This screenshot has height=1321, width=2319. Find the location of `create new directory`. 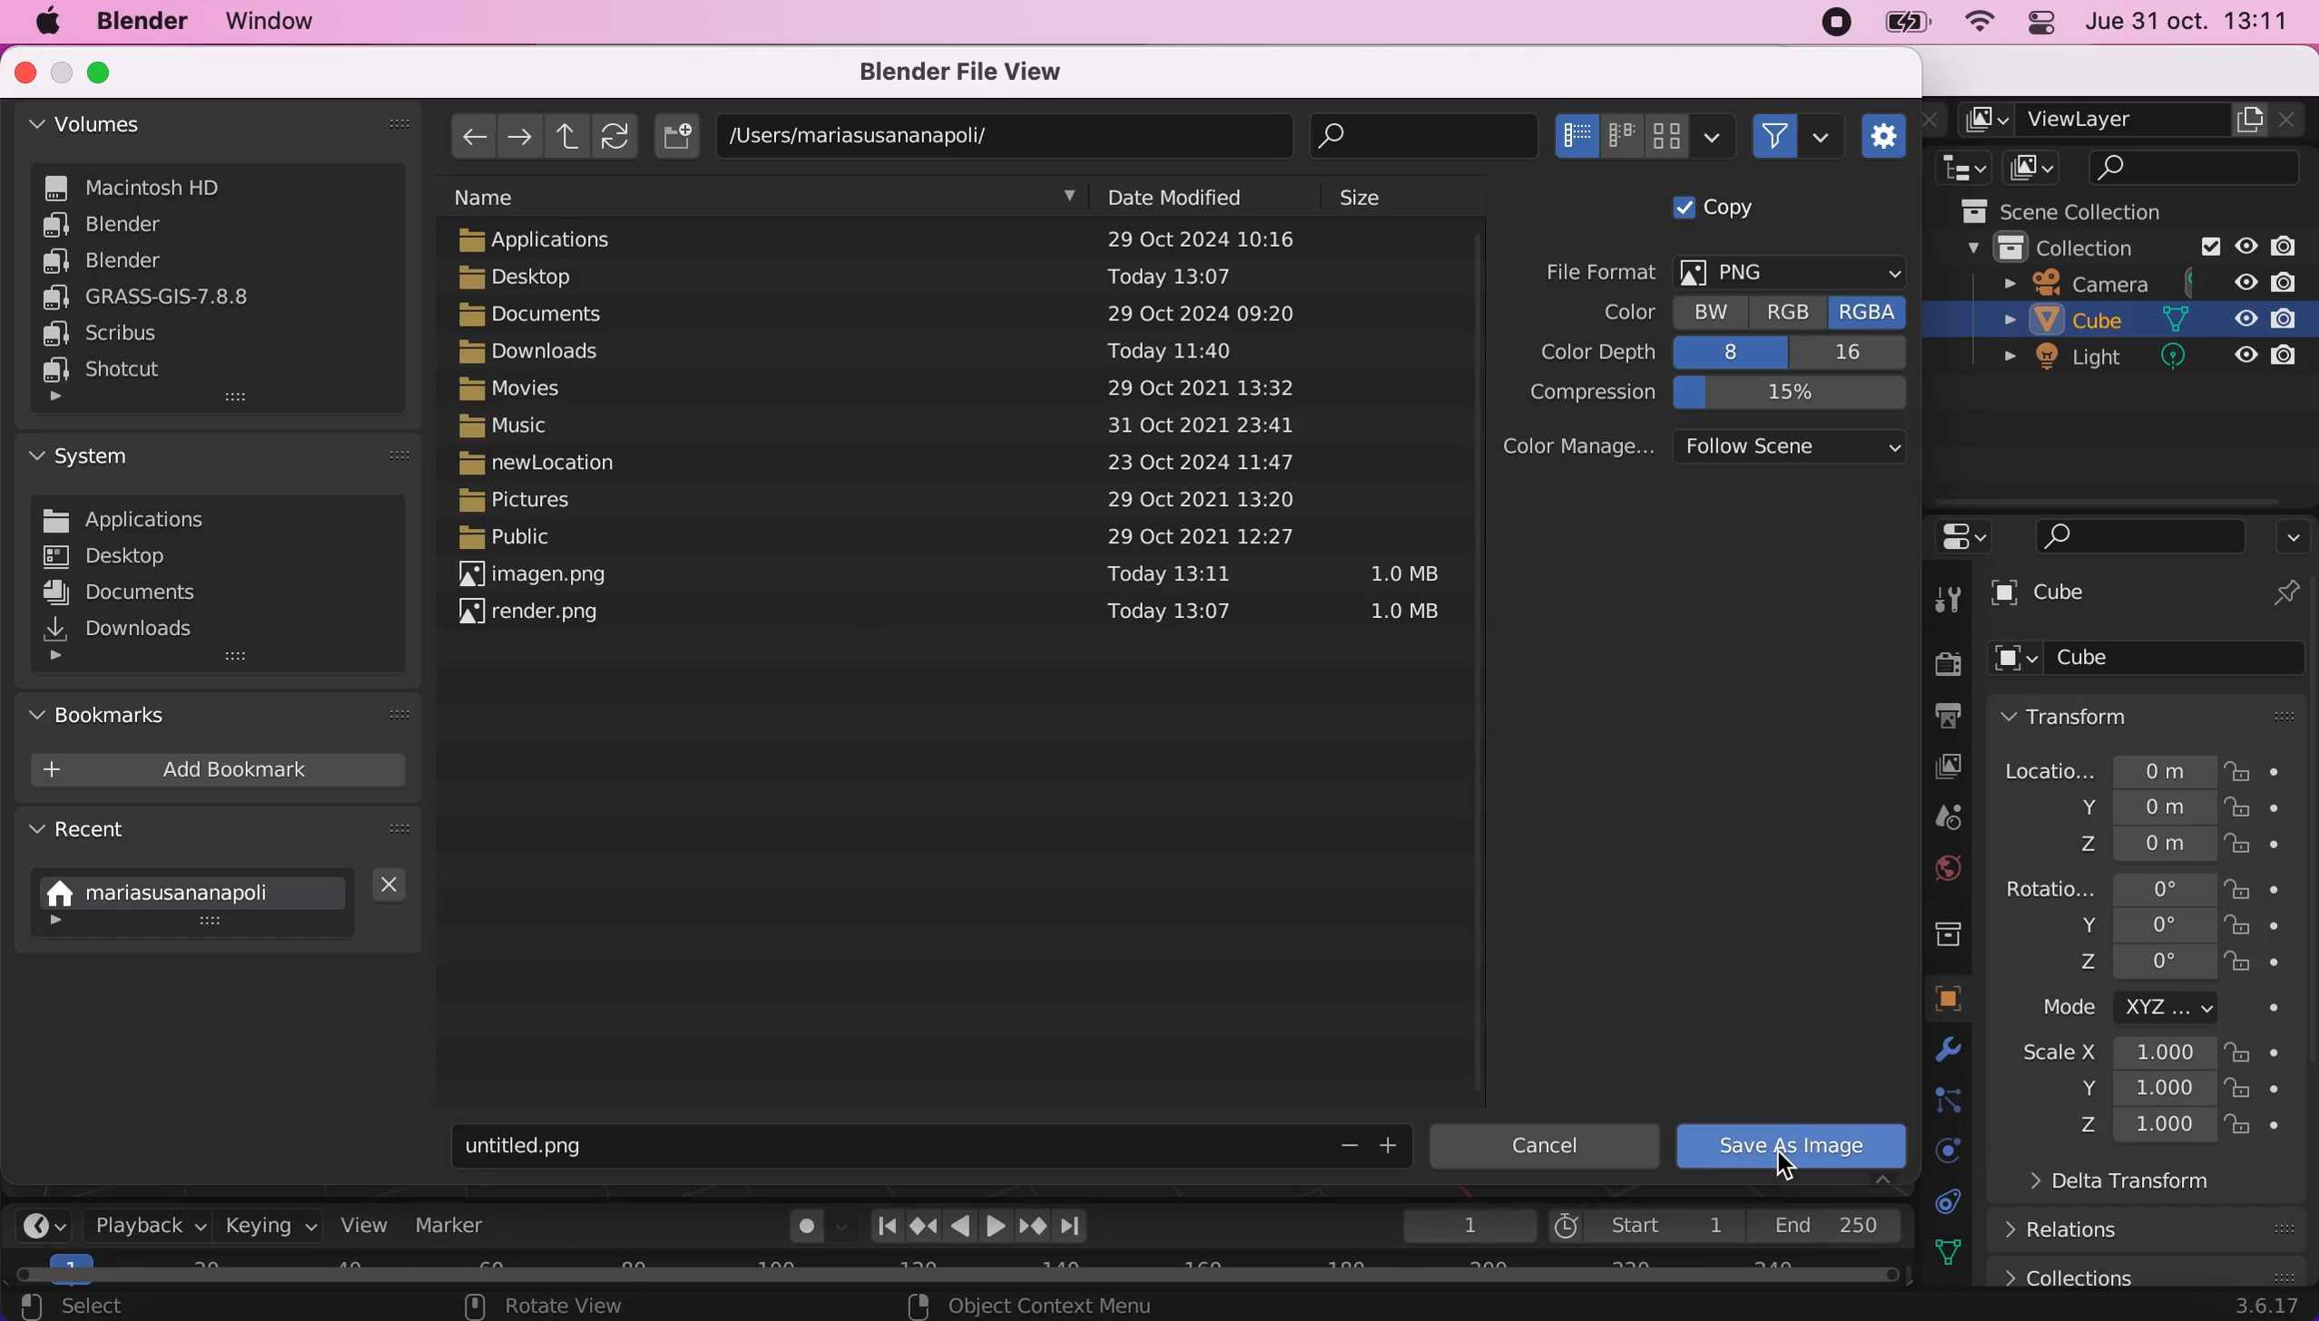

create new directory is located at coordinates (680, 136).